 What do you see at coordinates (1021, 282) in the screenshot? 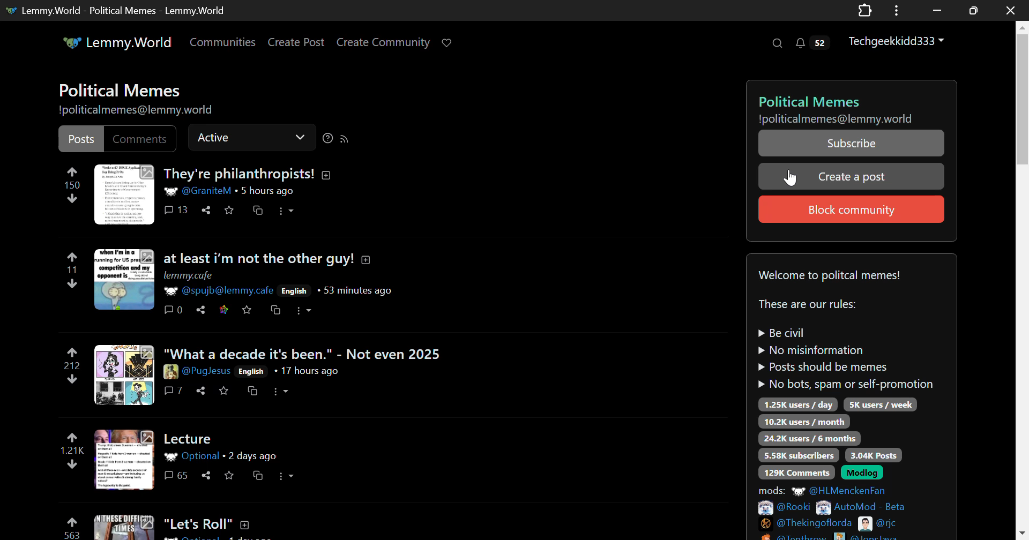
I see `Vertical Scroll Bar` at bounding box center [1021, 282].